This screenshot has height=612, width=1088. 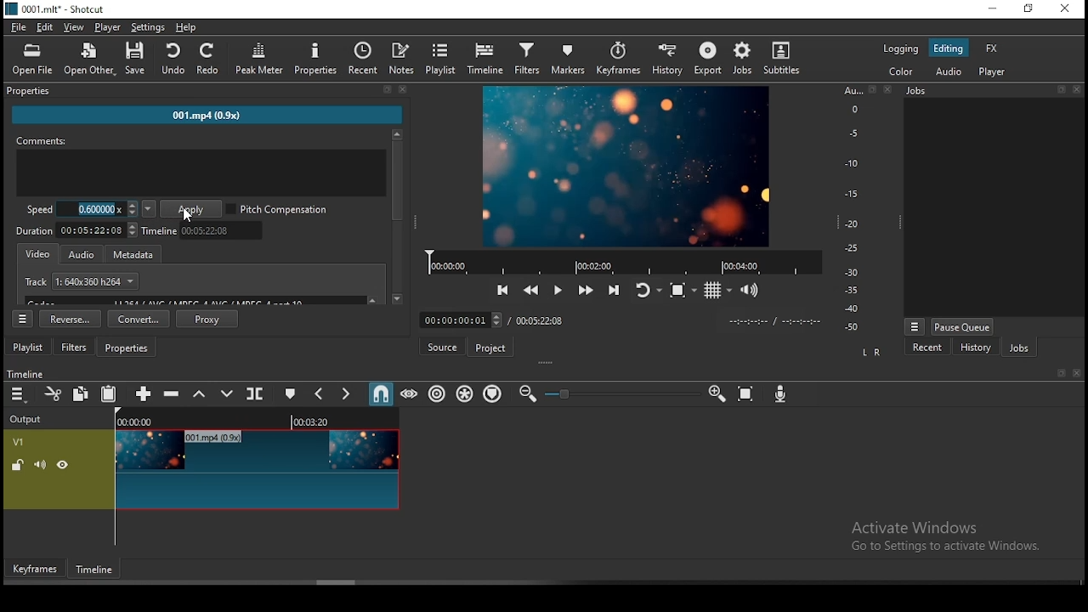 What do you see at coordinates (992, 49) in the screenshot?
I see `fx` at bounding box center [992, 49].